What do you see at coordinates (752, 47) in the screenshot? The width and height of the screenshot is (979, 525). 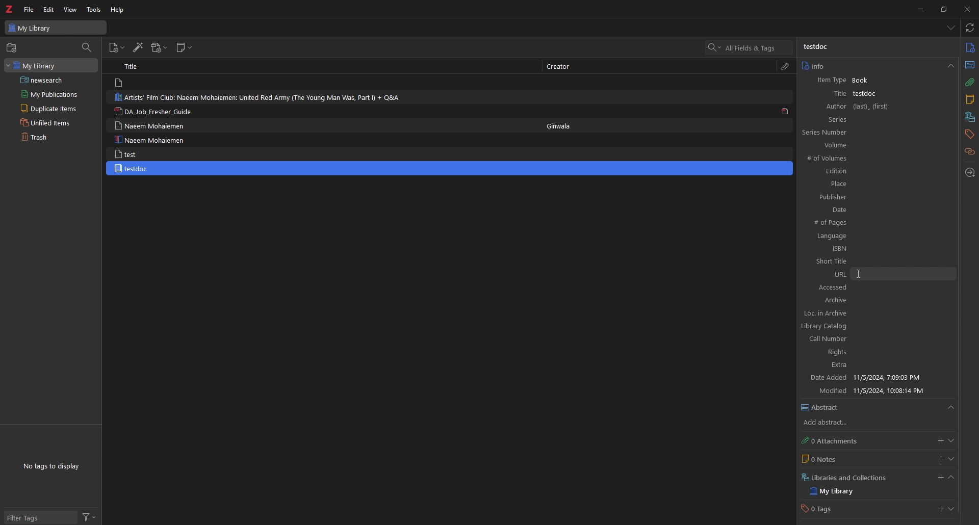 I see `search` at bounding box center [752, 47].